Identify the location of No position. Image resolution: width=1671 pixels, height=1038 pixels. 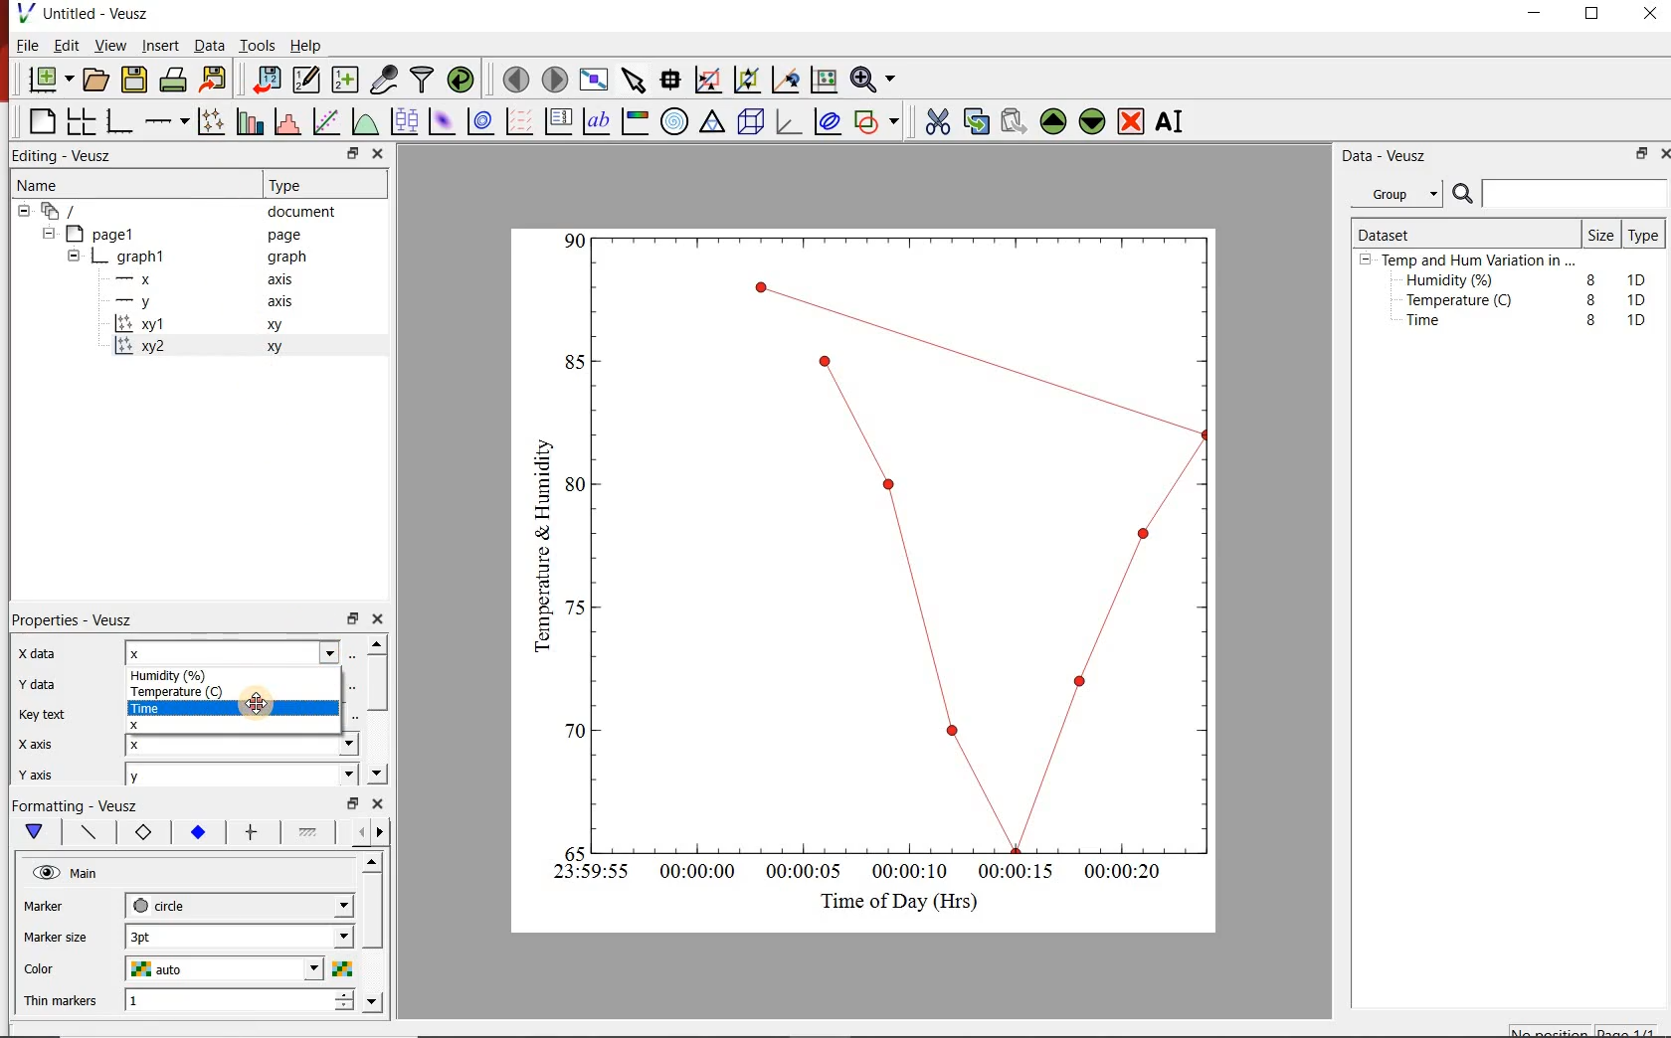
(1550, 1031).